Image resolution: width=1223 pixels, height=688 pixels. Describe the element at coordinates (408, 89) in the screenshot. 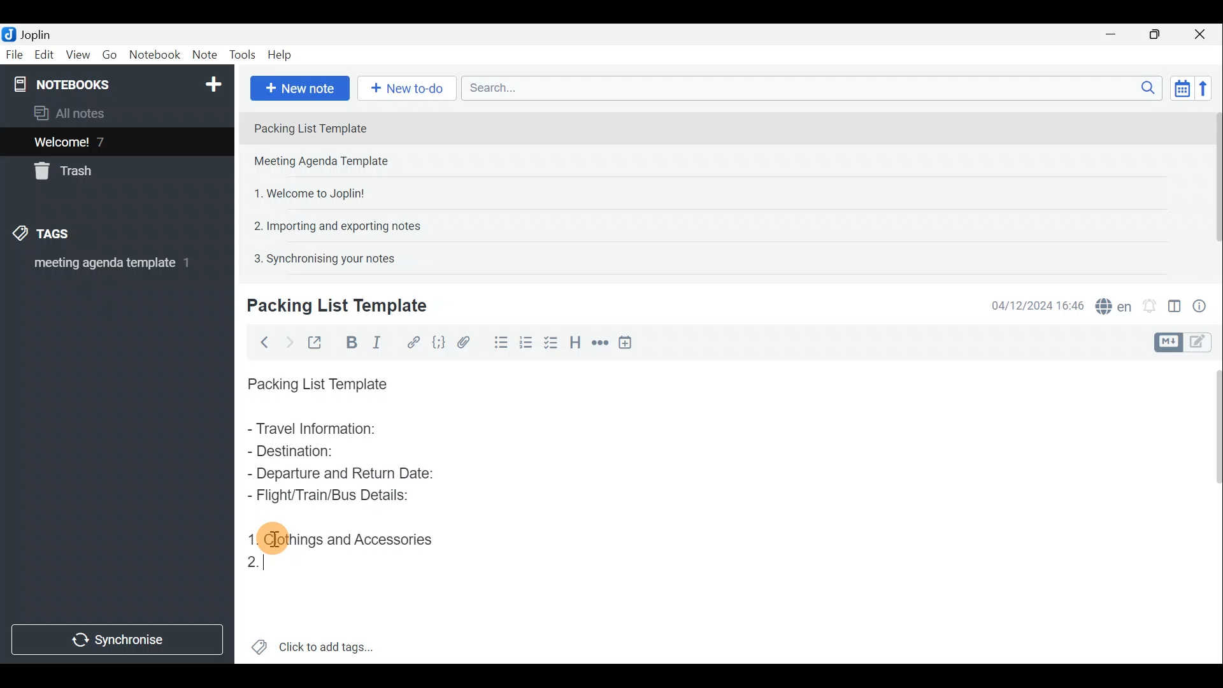

I see `New to-do` at that location.